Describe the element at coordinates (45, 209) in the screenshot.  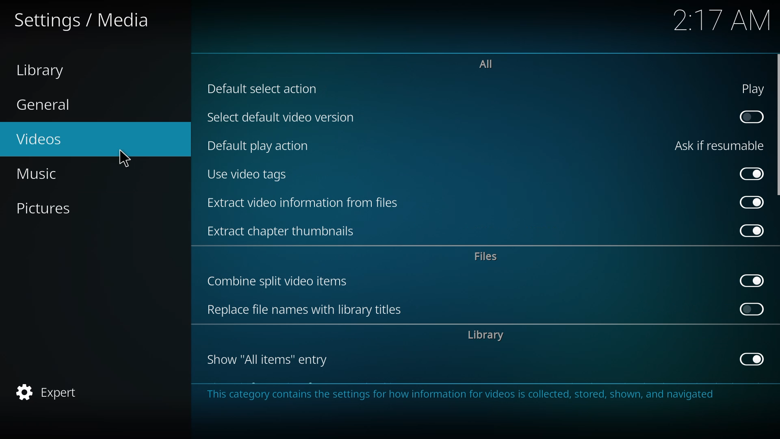
I see `pictures` at that location.